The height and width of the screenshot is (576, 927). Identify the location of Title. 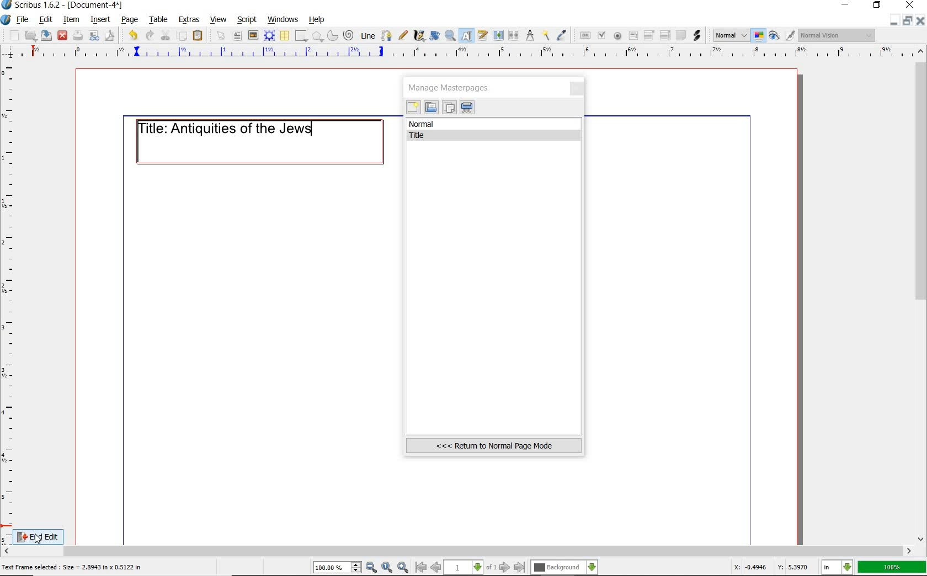
(496, 136).